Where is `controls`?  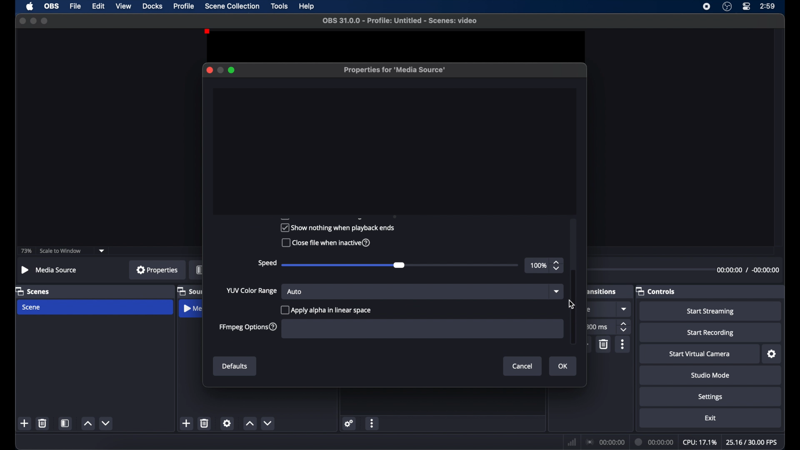
controls is located at coordinates (655, 291).